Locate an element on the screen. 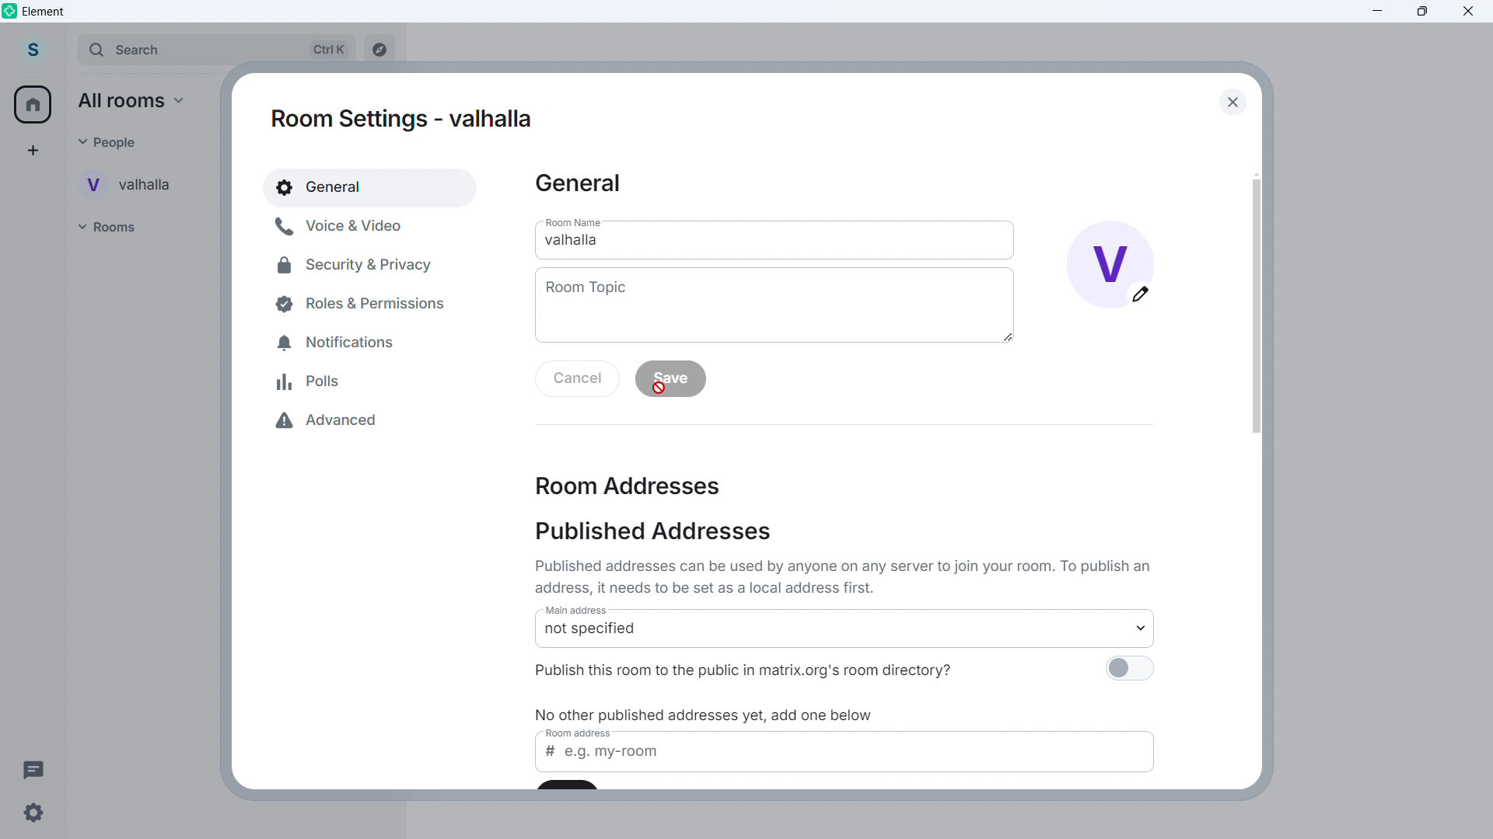  room address  is located at coordinates (582, 735).